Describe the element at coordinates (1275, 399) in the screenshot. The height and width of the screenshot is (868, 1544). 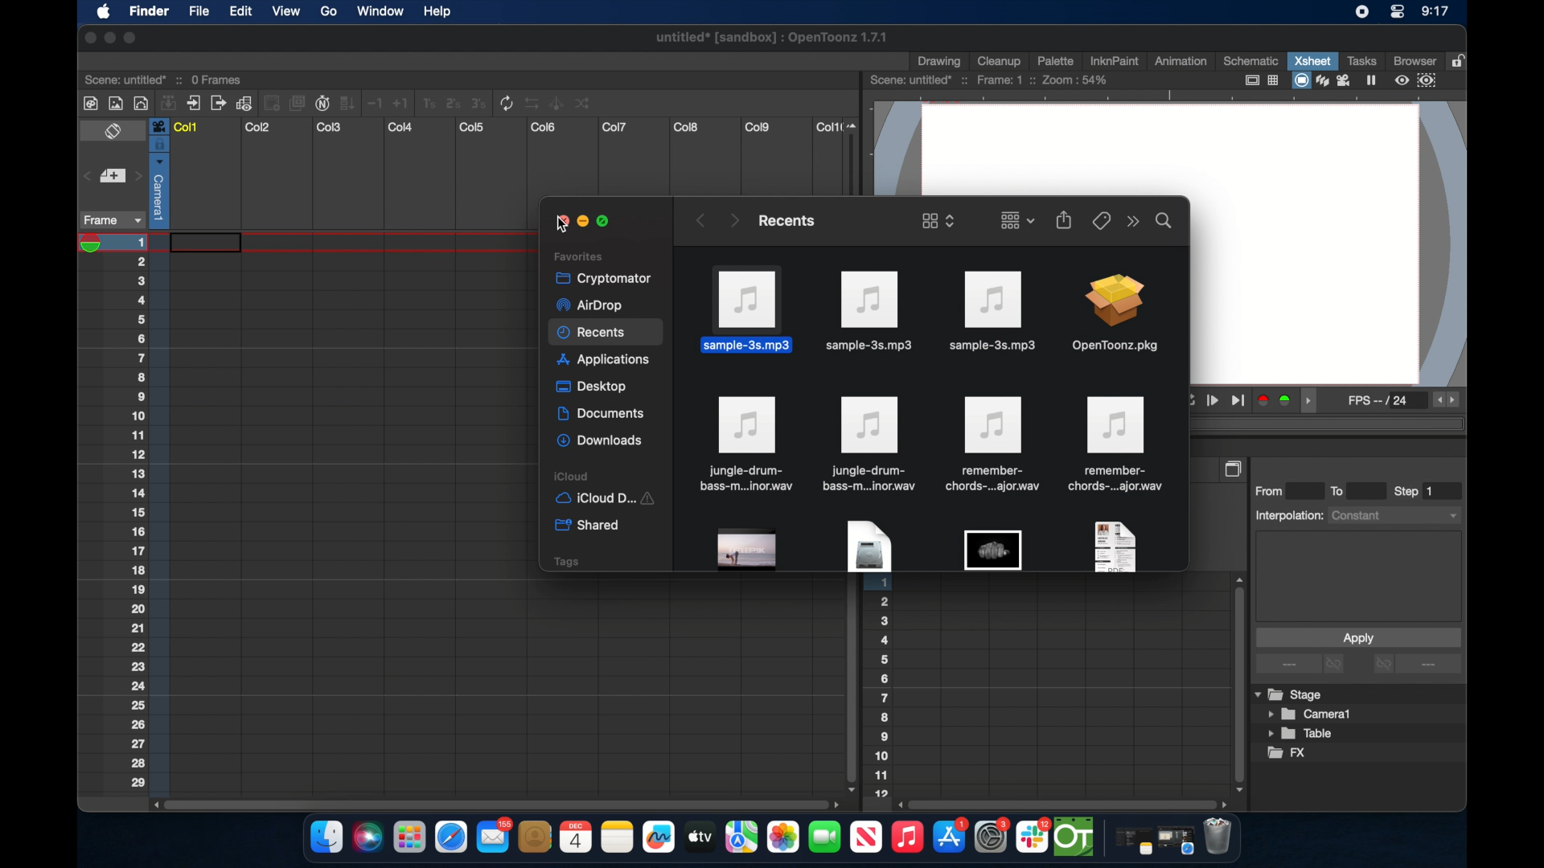
I see `color channels` at that location.